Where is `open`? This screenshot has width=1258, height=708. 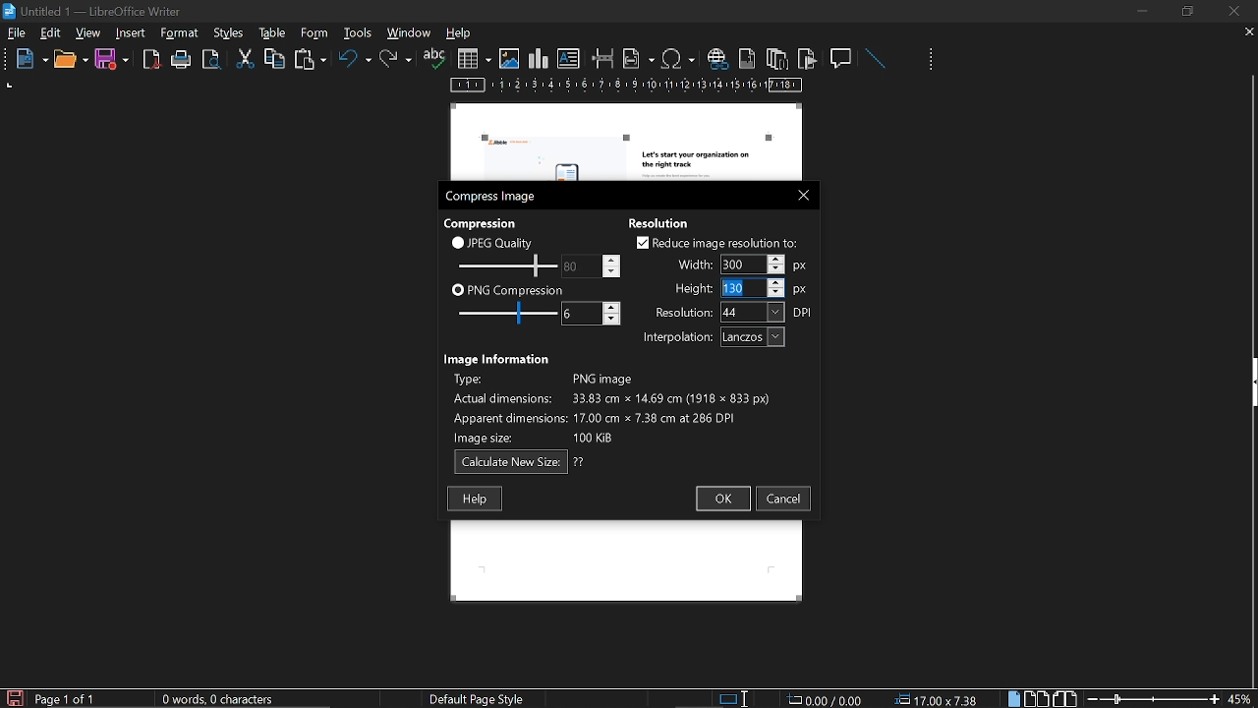
open is located at coordinates (70, 60).